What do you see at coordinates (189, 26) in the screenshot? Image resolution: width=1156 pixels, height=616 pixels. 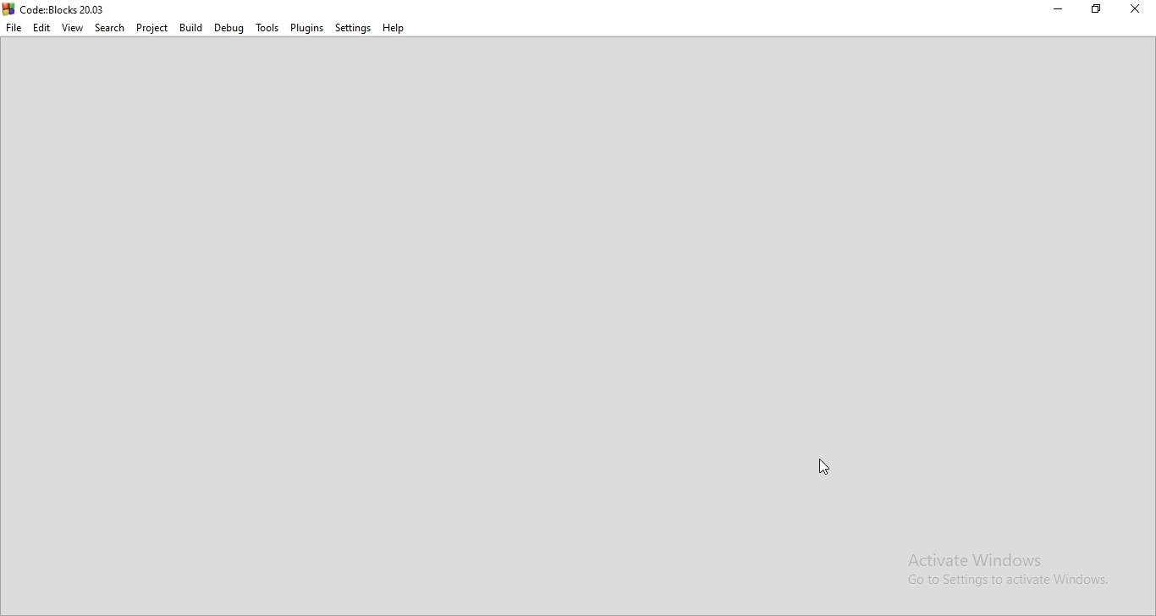 I see `Build ` at bounding box center [189, 26].